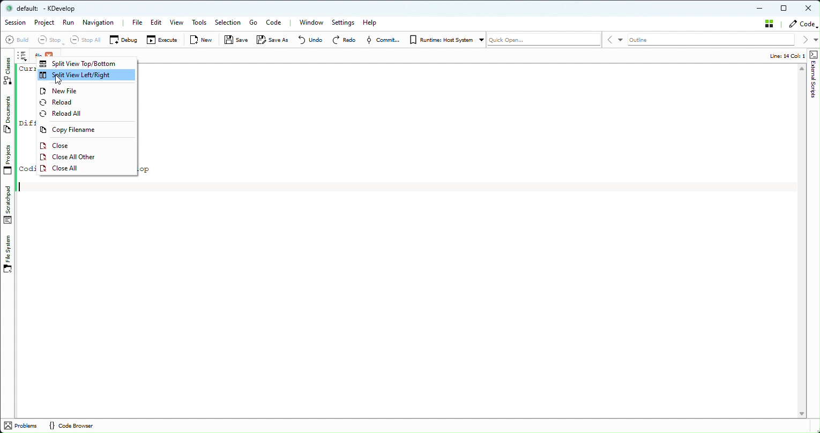 This screenshot has width=820, height=433. I want to click on Quickopen, so click(544, 41).